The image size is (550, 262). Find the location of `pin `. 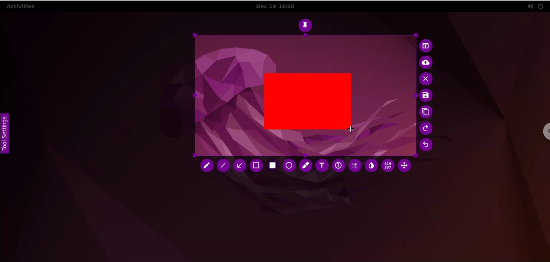

pin  is located at coordinates (307, 24).